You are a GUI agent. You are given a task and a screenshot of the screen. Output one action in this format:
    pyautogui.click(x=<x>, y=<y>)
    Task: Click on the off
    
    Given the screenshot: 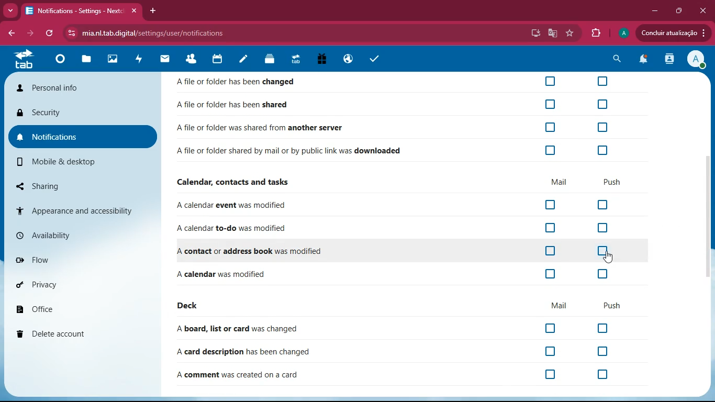 What is the action you would take?
    pyautogui.click(x=603, y=81)
    